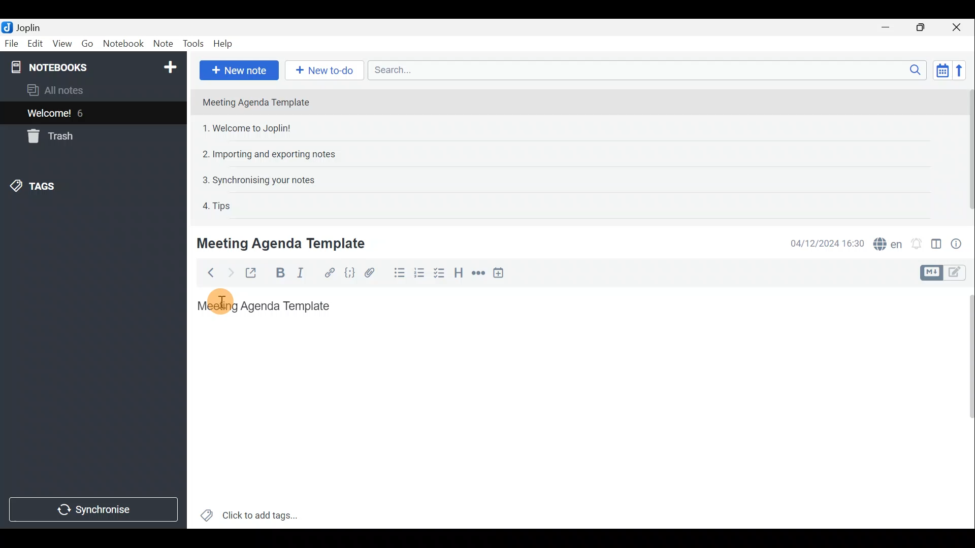 The height and width of the screenshot is (548, 975). I want to click on Close, so click(957, 28).